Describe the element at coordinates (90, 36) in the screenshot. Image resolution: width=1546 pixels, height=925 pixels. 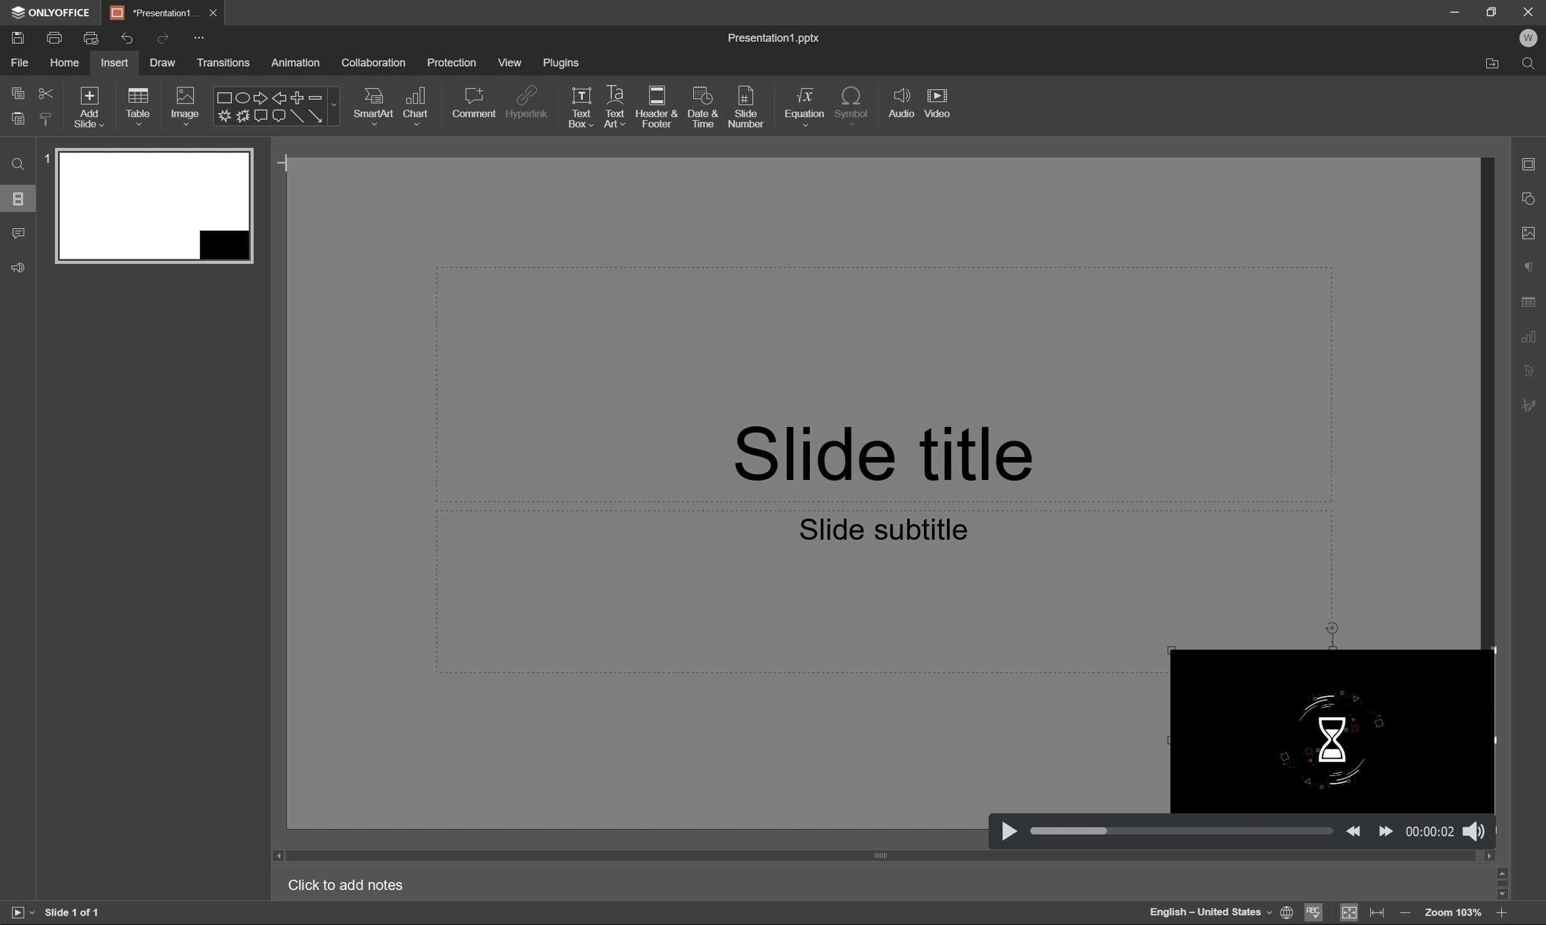
I see `quick print` at that location.